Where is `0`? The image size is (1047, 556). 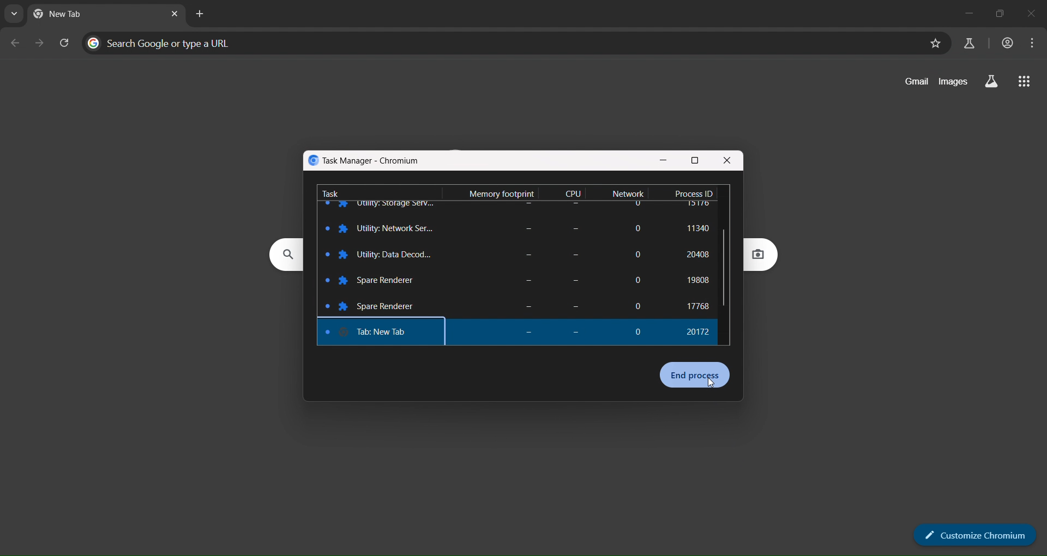 0 is located at coordinates (639, 255).